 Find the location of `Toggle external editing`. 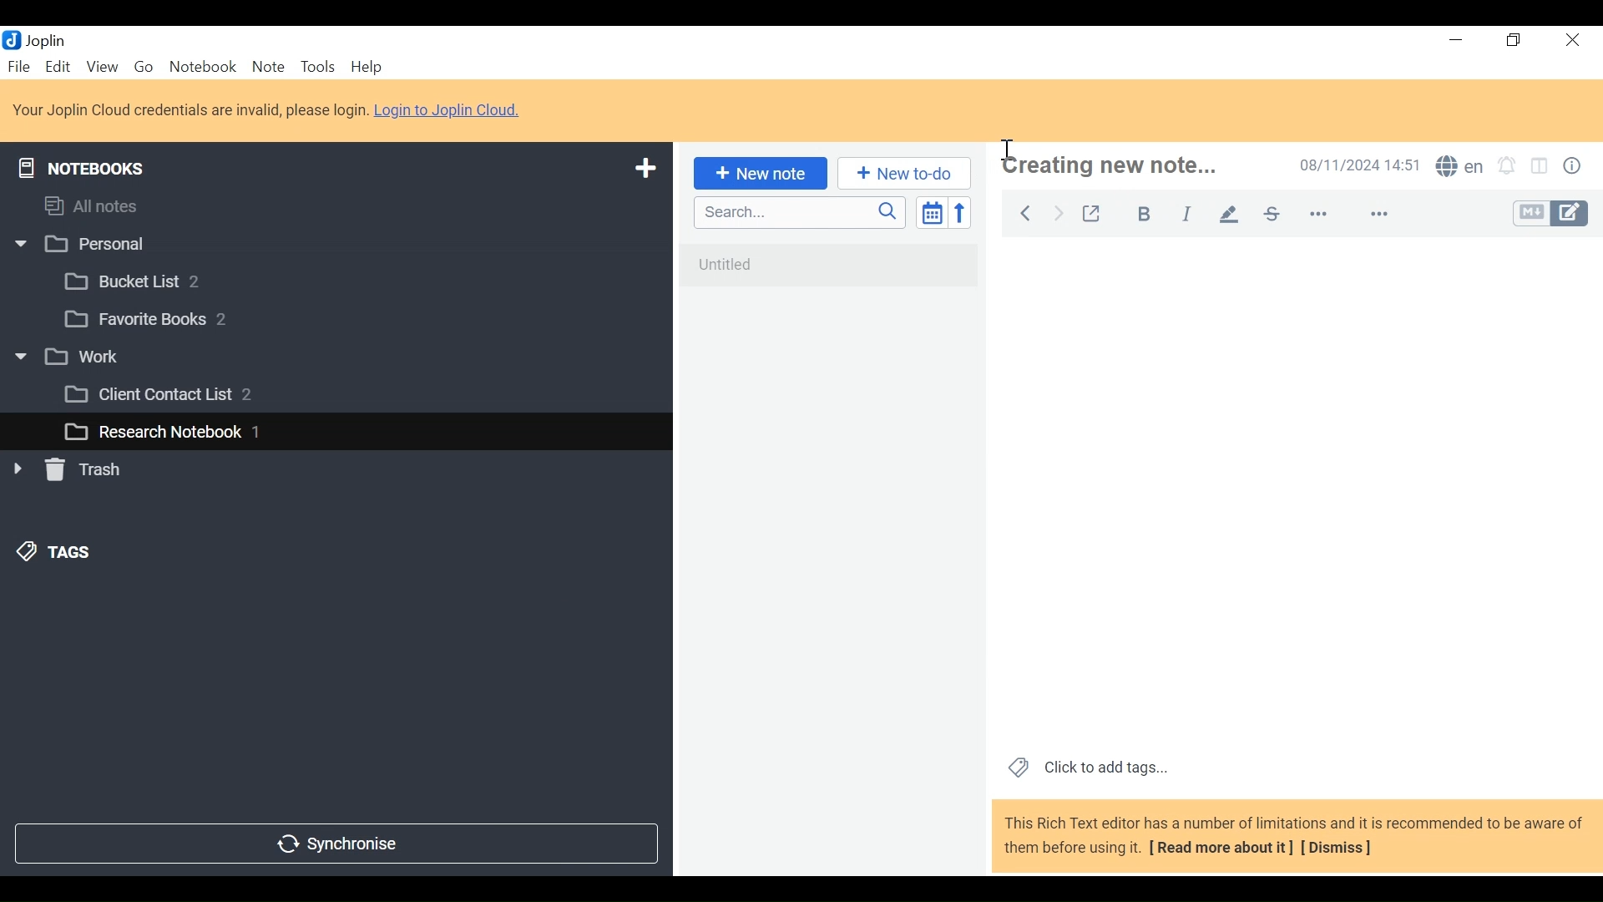

Toggle external editing is located at coordinates (1091, 210).